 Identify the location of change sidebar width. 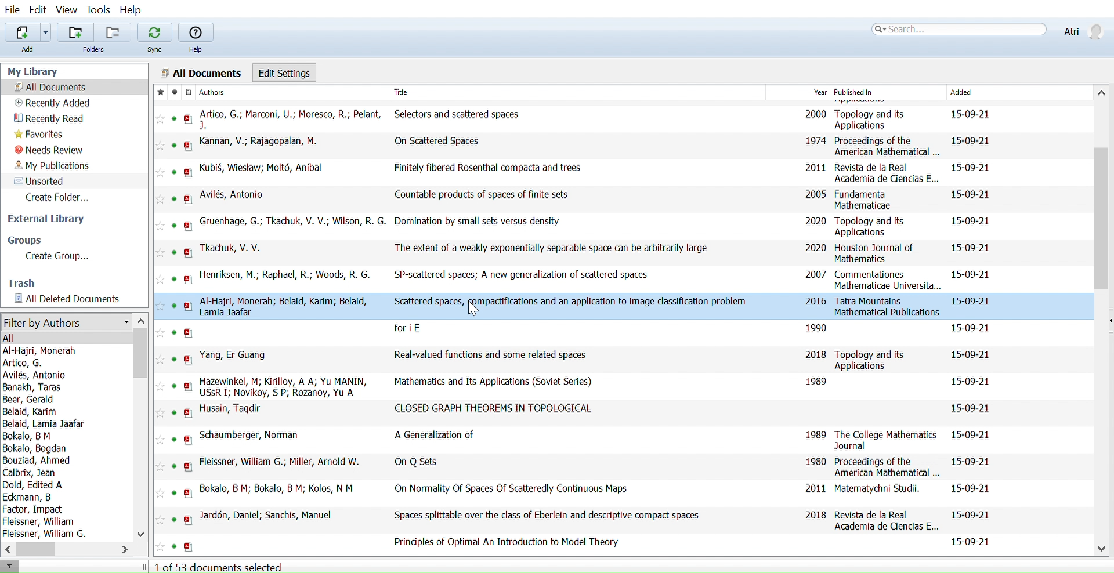
(145, 567).